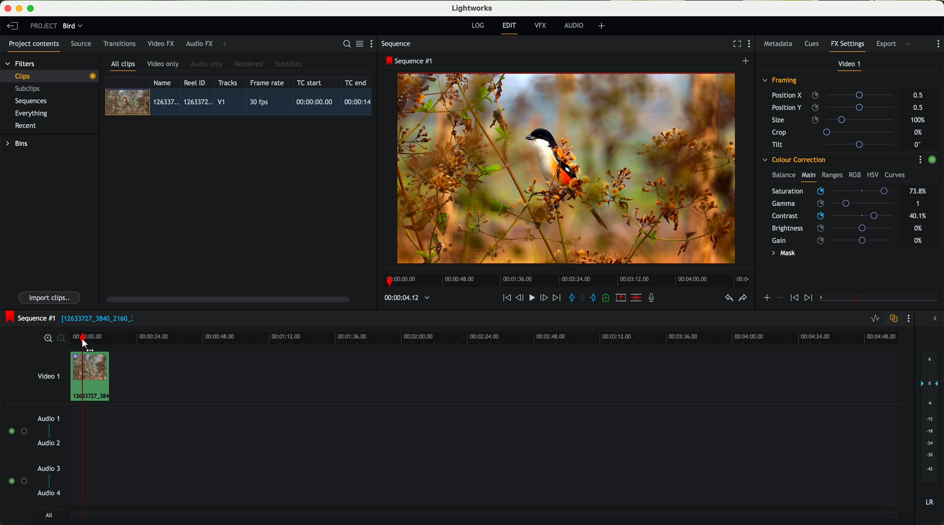  I want to click on zoom out, so click(62, 340).